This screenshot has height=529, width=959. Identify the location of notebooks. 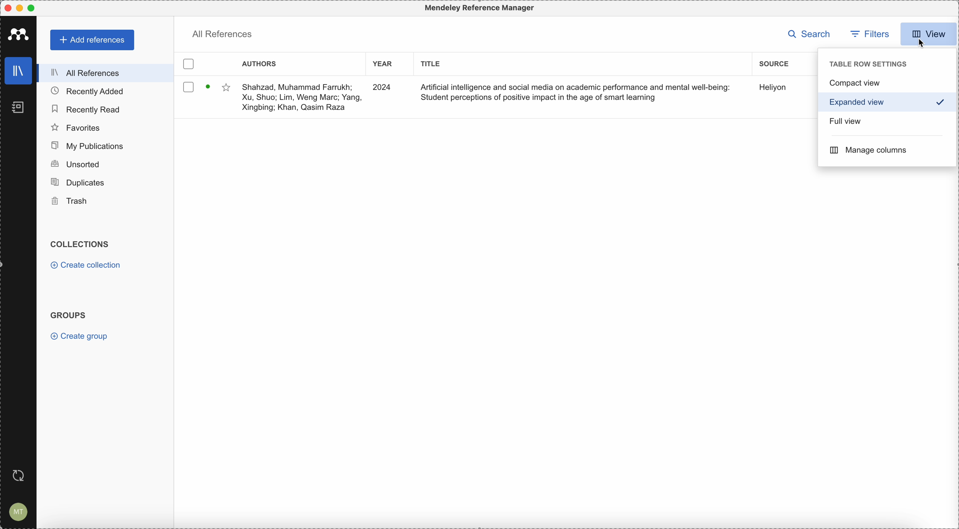
(19, 108).